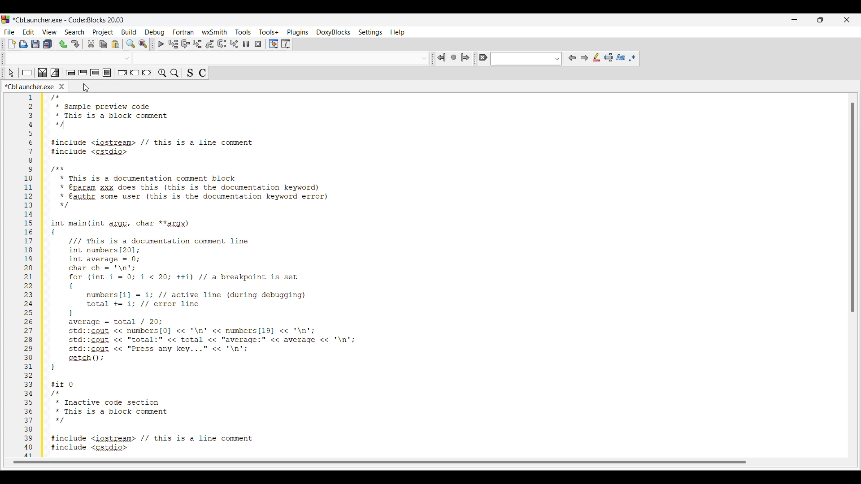 The height and width of the screenshot is (484, 861). Describe the element at coordinates (115, 44) in the screenshot. I see `Paste` at that location.